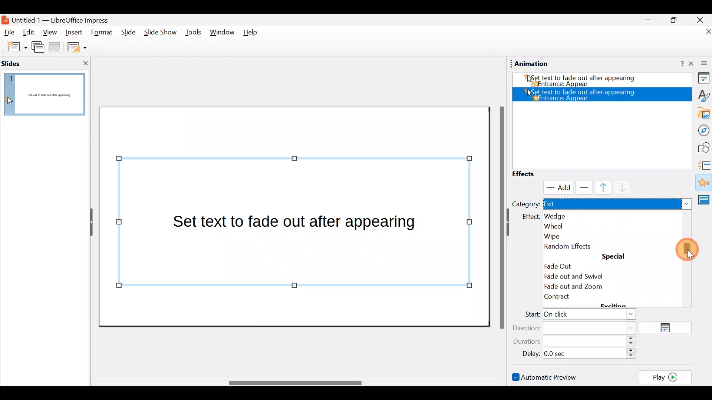  Describe the element at coordinates (700, 19) in the screenshot. I see `Close` at that location.